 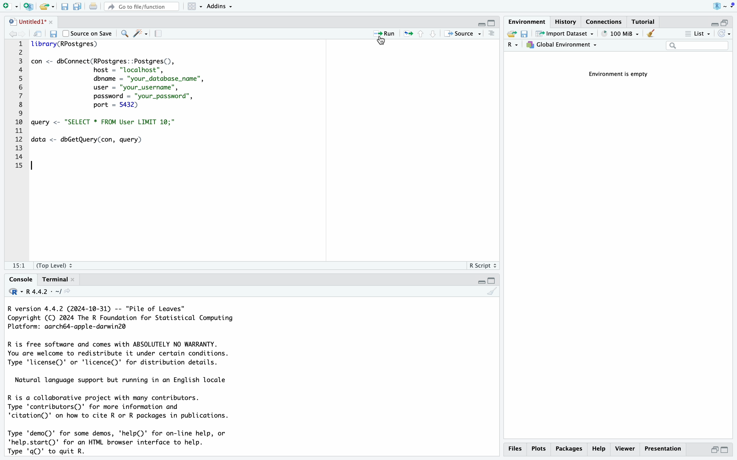 I want to click on description of R and license, so click(x=119, y=353).